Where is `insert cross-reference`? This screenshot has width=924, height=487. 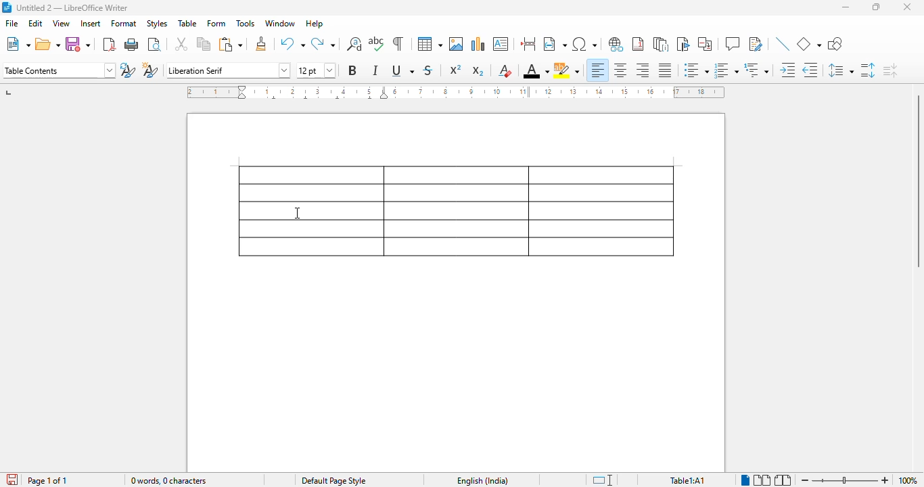 insert cross-reference is located at coordinates (705, 43).